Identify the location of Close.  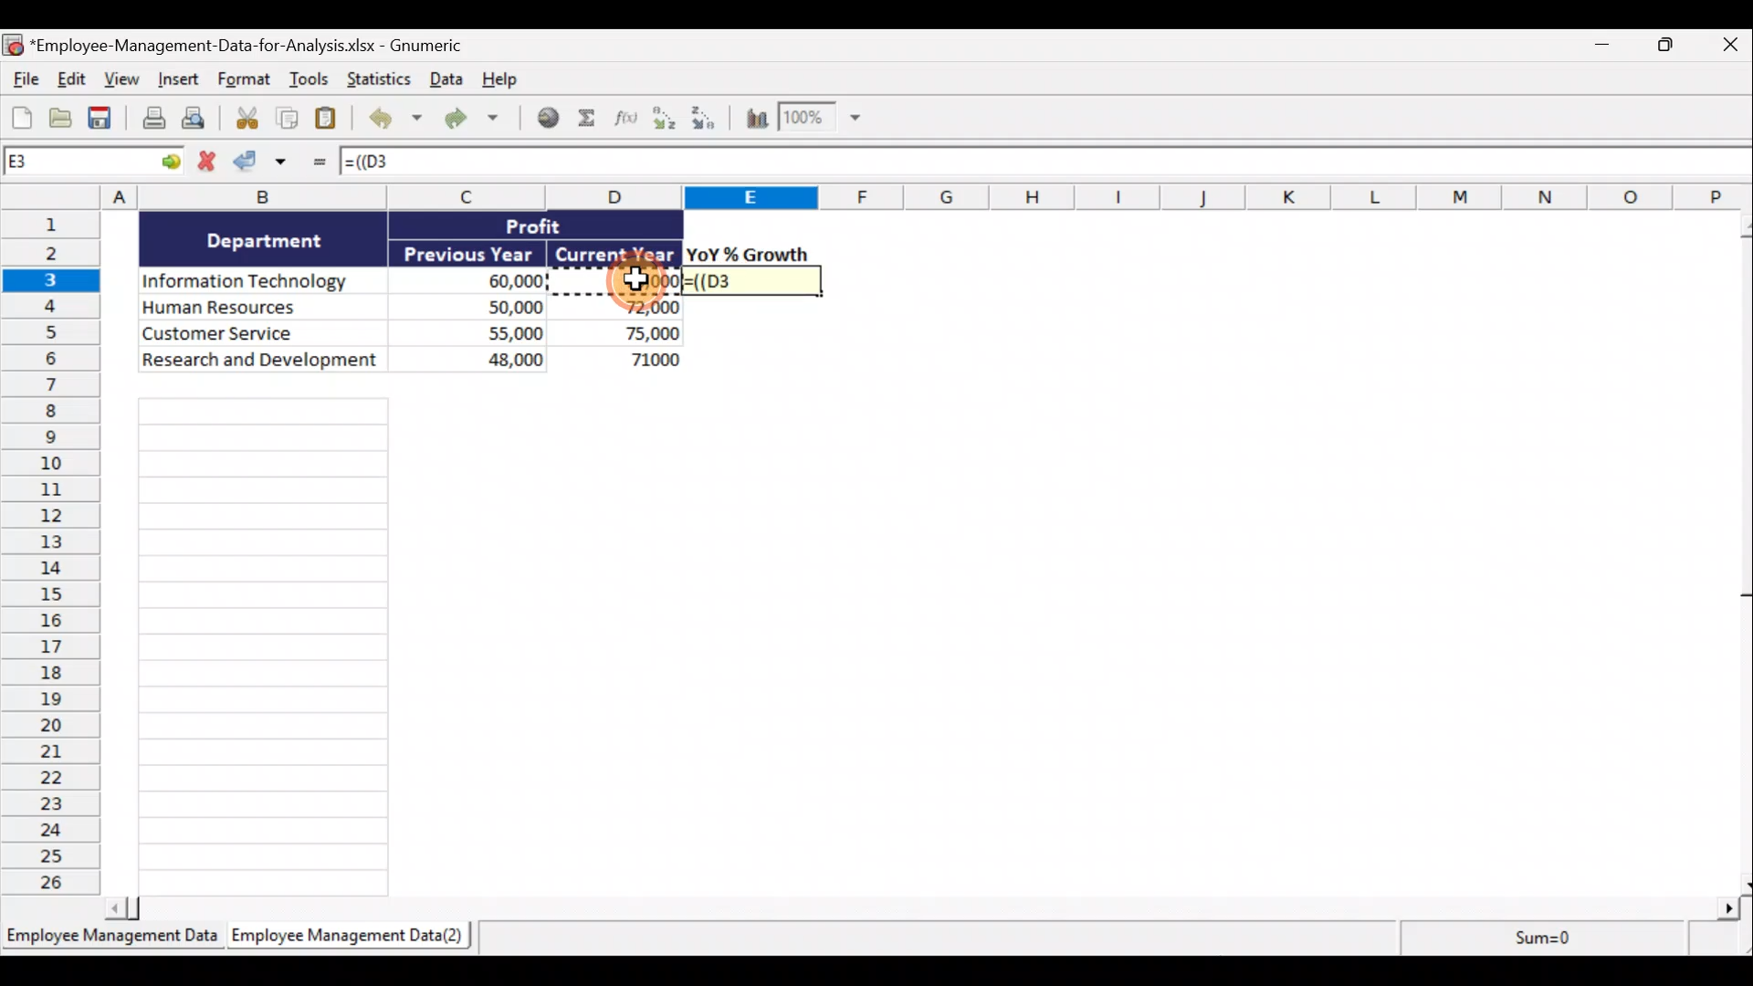
(1730, 44).